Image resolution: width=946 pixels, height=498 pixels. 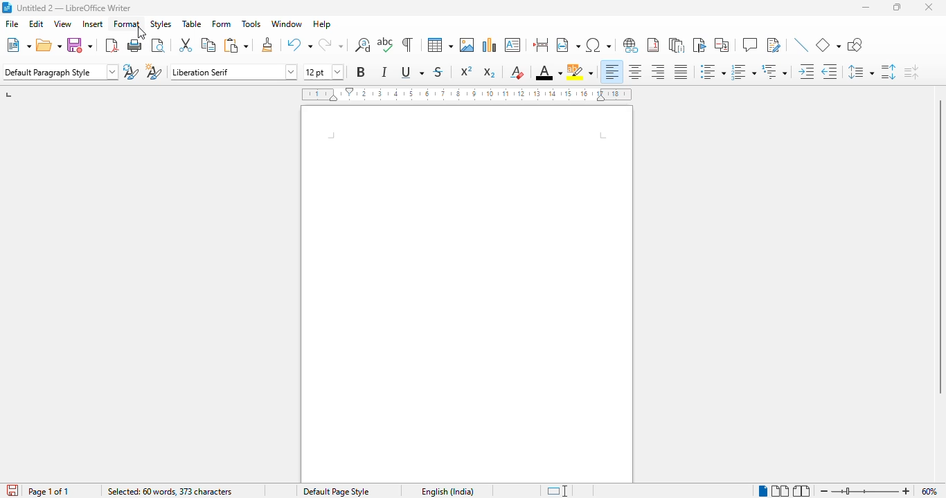 What do you see at coordinates (780, 490) in the screenshot?
I see `multi-page view` at bounding box center [780, 490].